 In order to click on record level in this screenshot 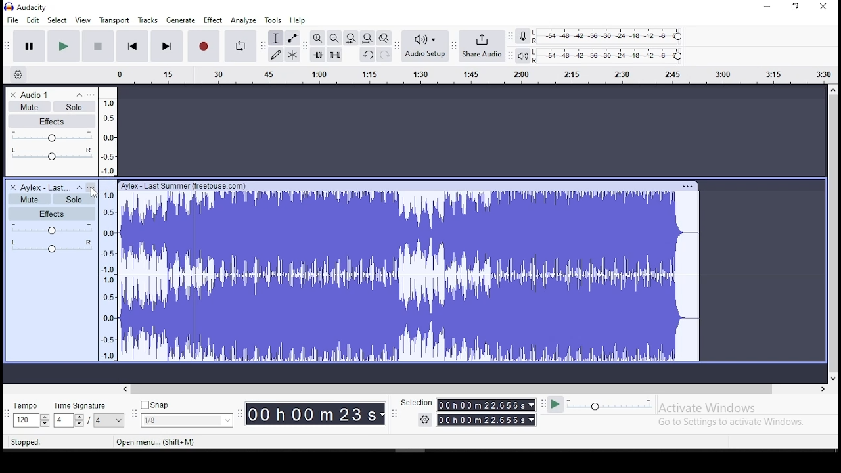, I will do `click(618, 35)`.